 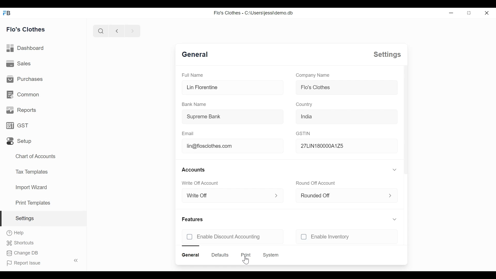 I want to click on shortcuts, so click(x=20, y=243).